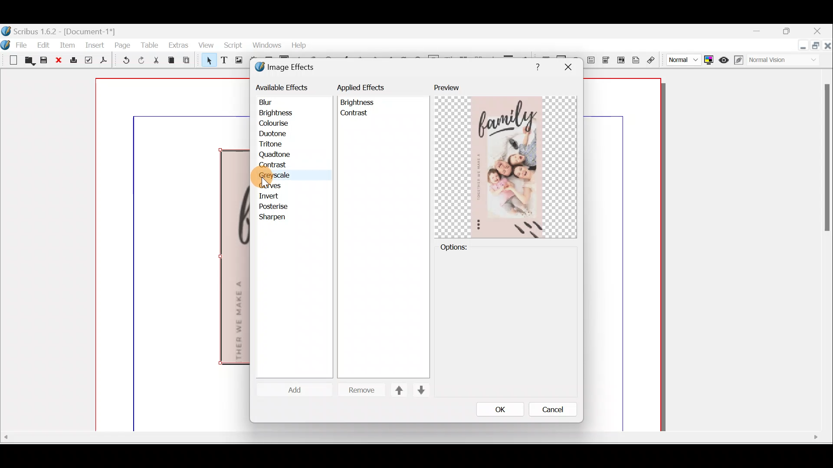  What do you see at coordinates (95, 48) in the screenshot?
I see `Insert` at bounding box center [95, 48].